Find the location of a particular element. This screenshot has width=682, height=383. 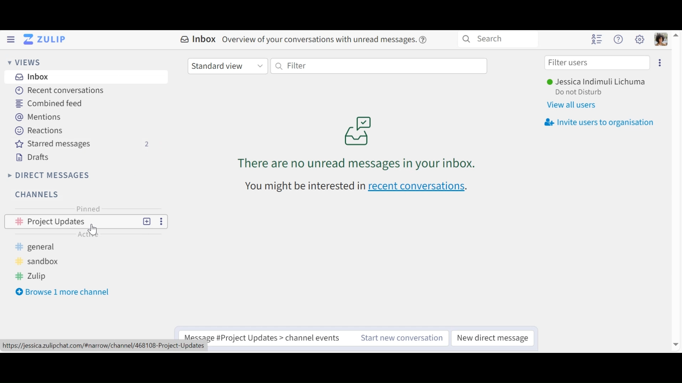

Direct Messages is located at coordinates (49, 176).